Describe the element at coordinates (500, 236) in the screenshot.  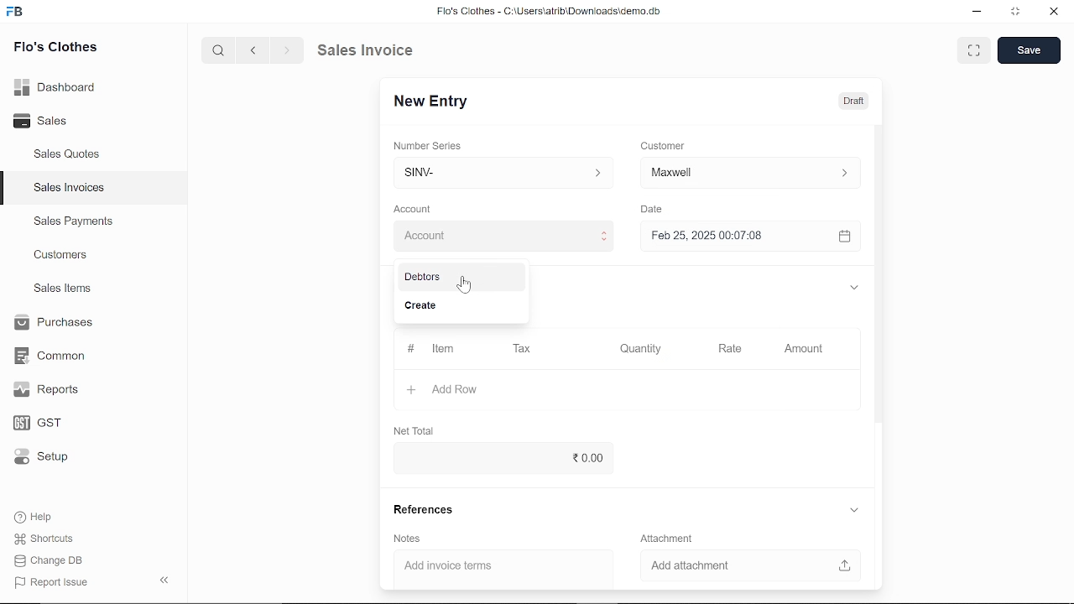
I see `Insert Account ` at that location.